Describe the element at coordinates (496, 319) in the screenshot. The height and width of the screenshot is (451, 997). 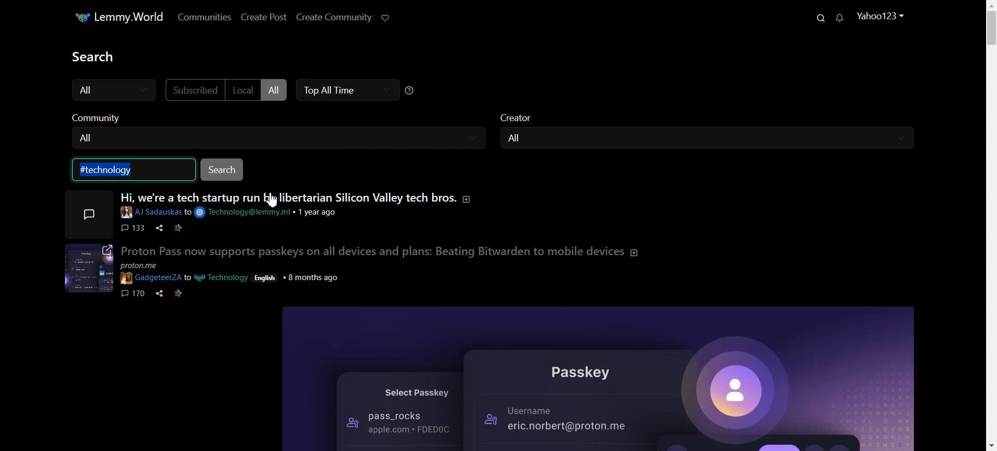
I see `Posts` at that location.